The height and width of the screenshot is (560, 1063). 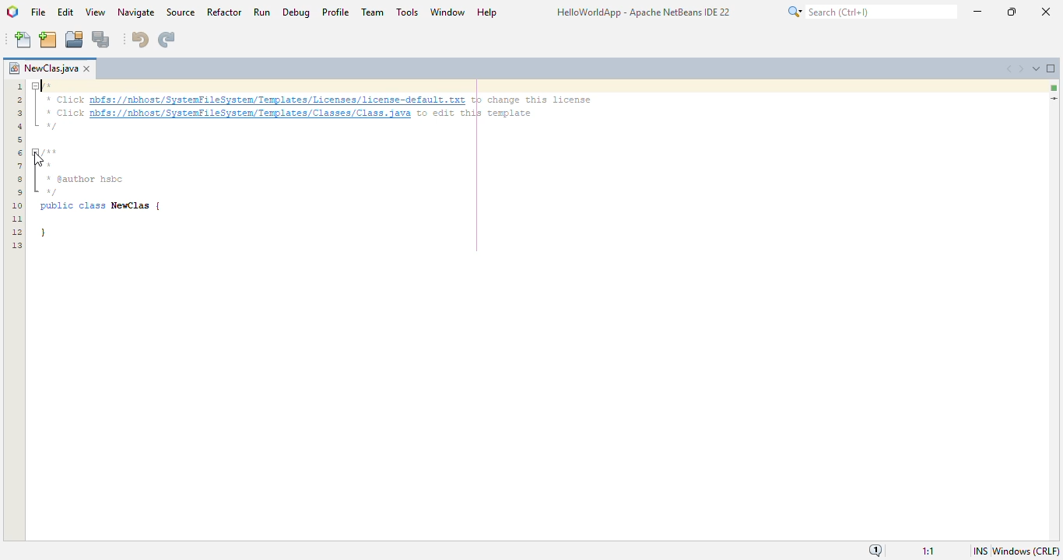 What do you see at coordinates (1054, 88) in the screenshot?
I see `no errors` at bounding box center [1054, 88].